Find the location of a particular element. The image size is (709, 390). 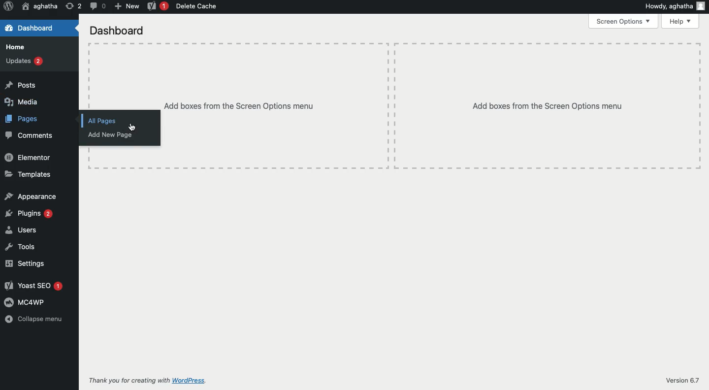

Delete cache is located at coordinates (197, 6).